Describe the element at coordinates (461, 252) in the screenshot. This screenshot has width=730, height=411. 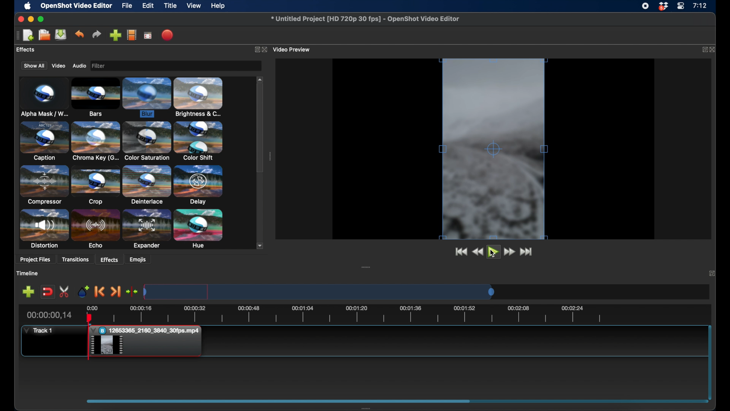
I see `jump to start` at that location.